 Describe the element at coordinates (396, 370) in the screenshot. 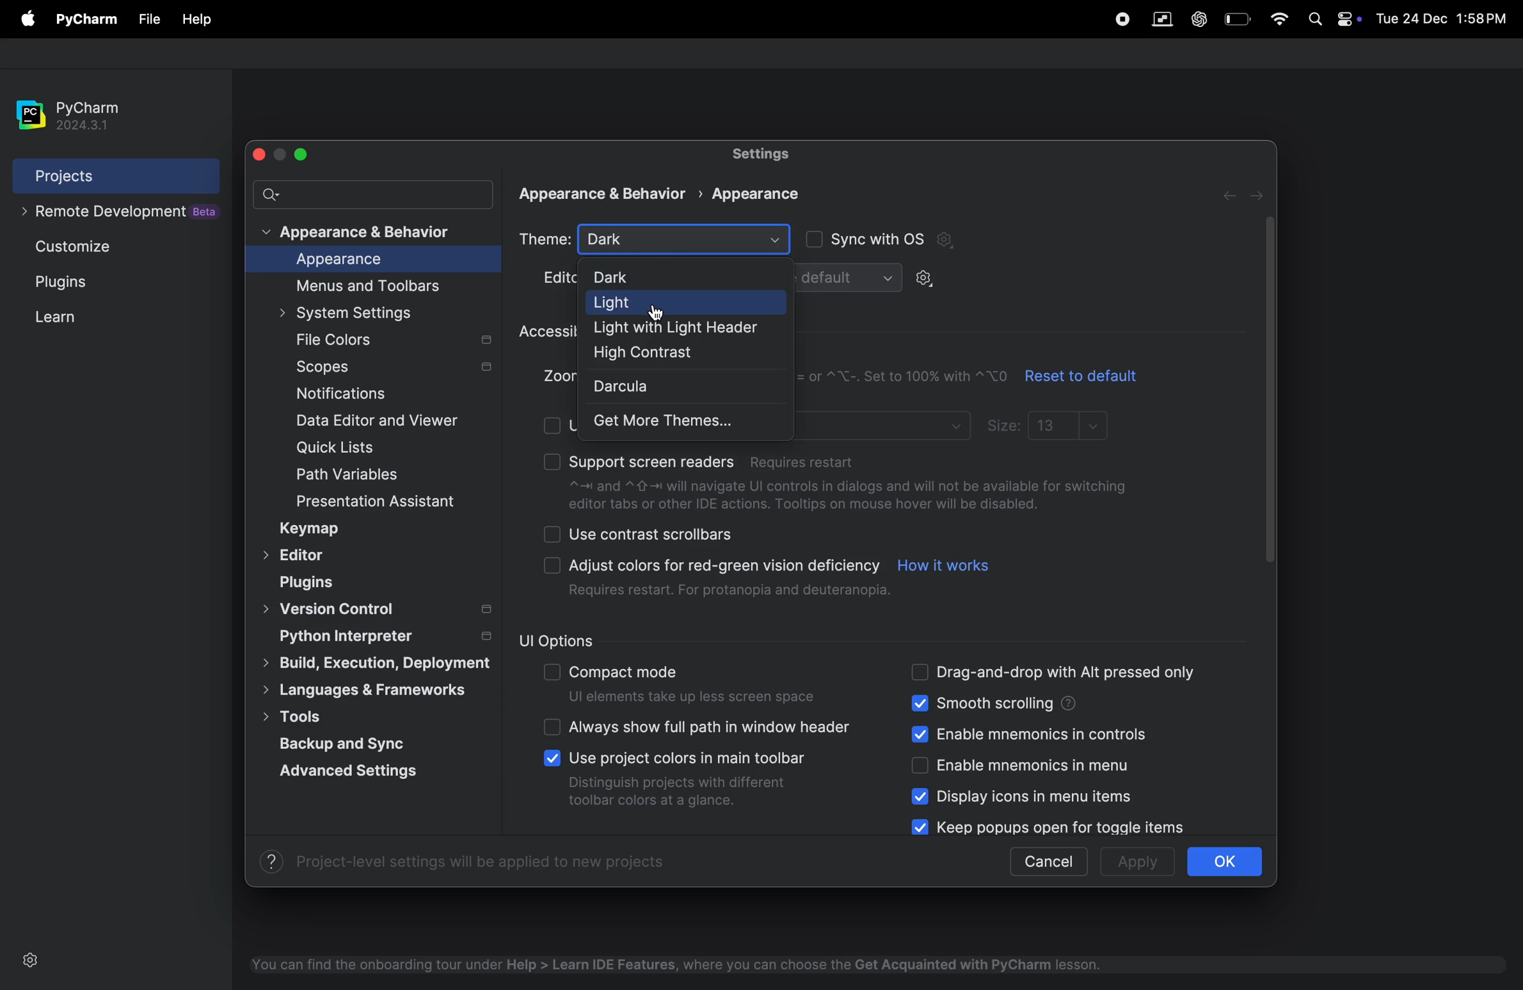

I see `scopes` at that location.